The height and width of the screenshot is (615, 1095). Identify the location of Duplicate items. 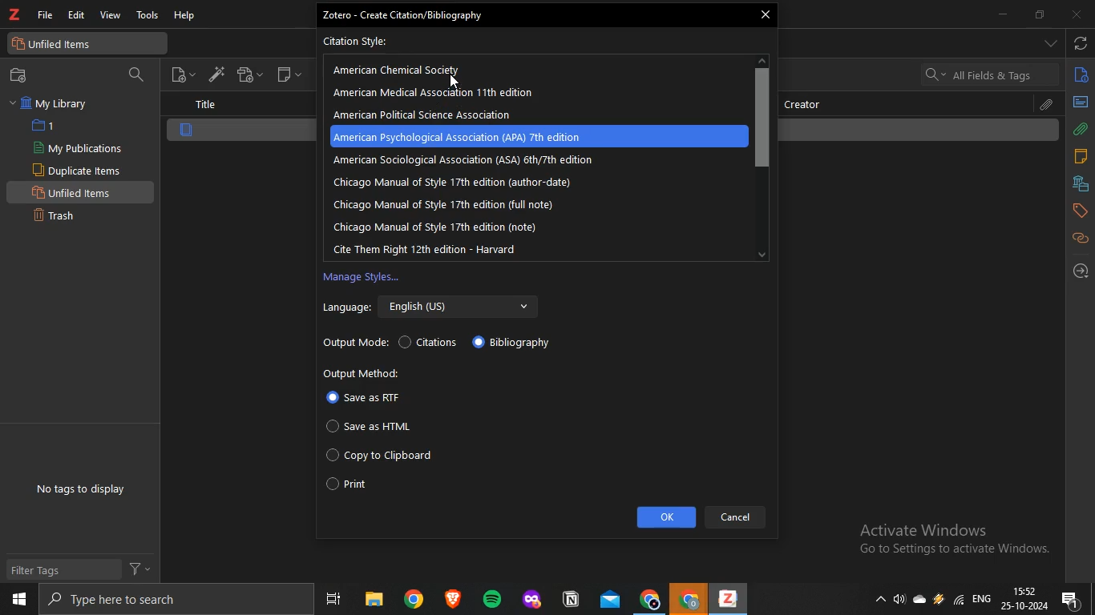
(78, 170).